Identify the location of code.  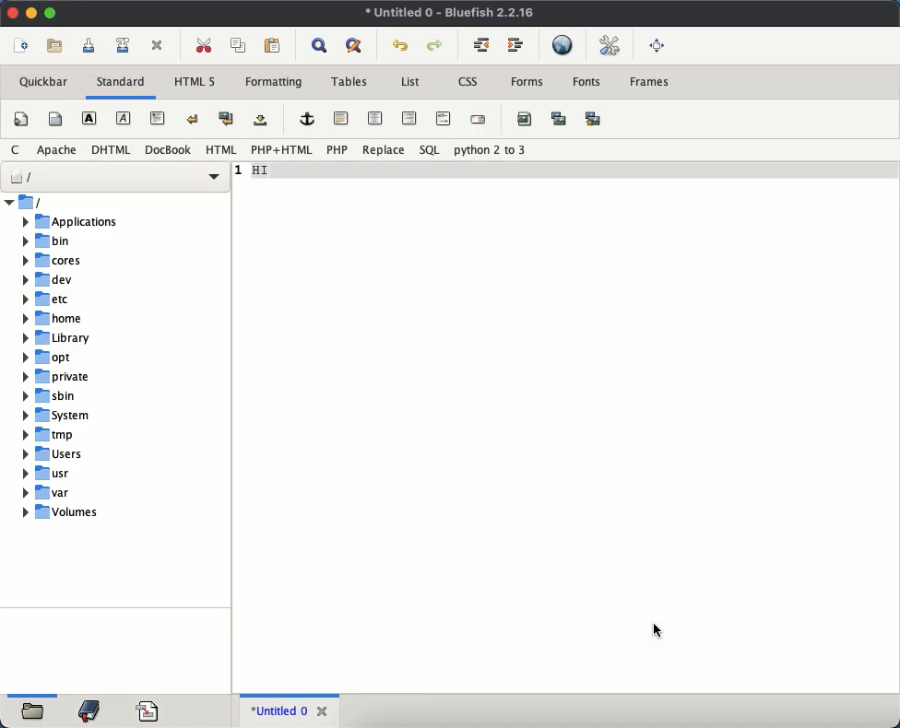
(148, 710).